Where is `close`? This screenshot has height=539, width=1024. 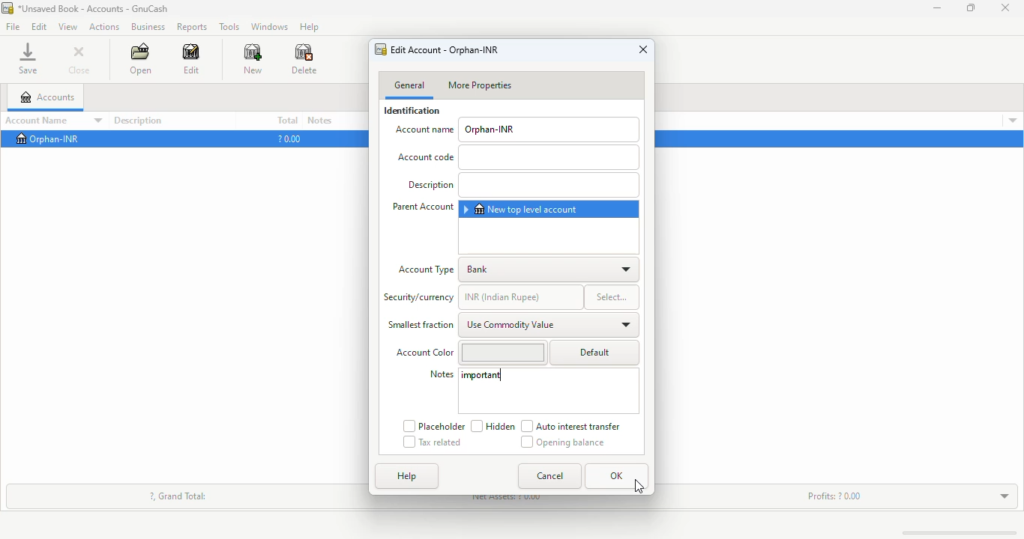 close is located at coordinates (79, 60).